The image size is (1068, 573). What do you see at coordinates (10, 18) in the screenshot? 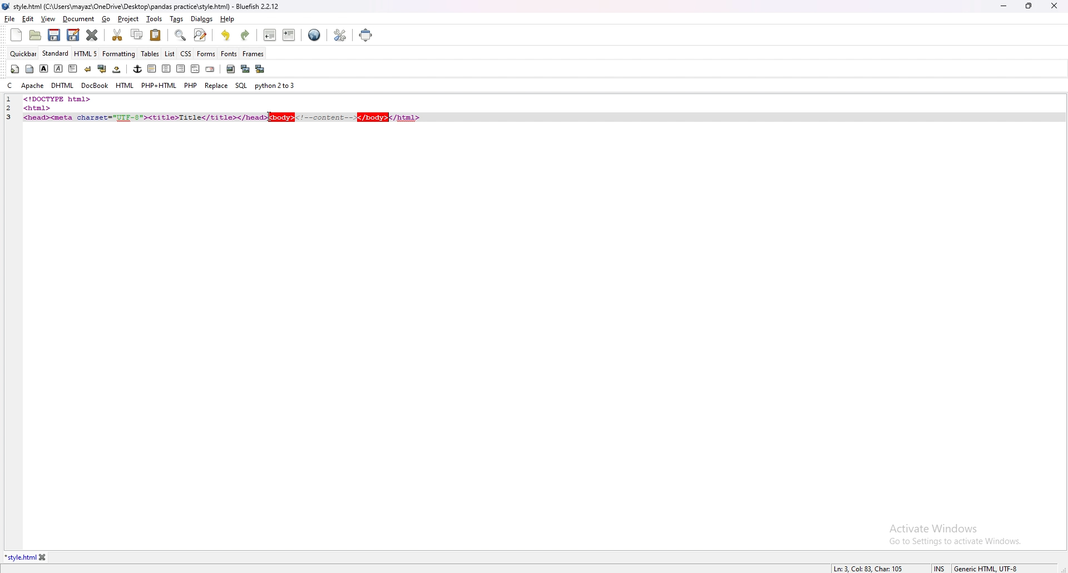
I see `file` at bounding box center [10, 18].